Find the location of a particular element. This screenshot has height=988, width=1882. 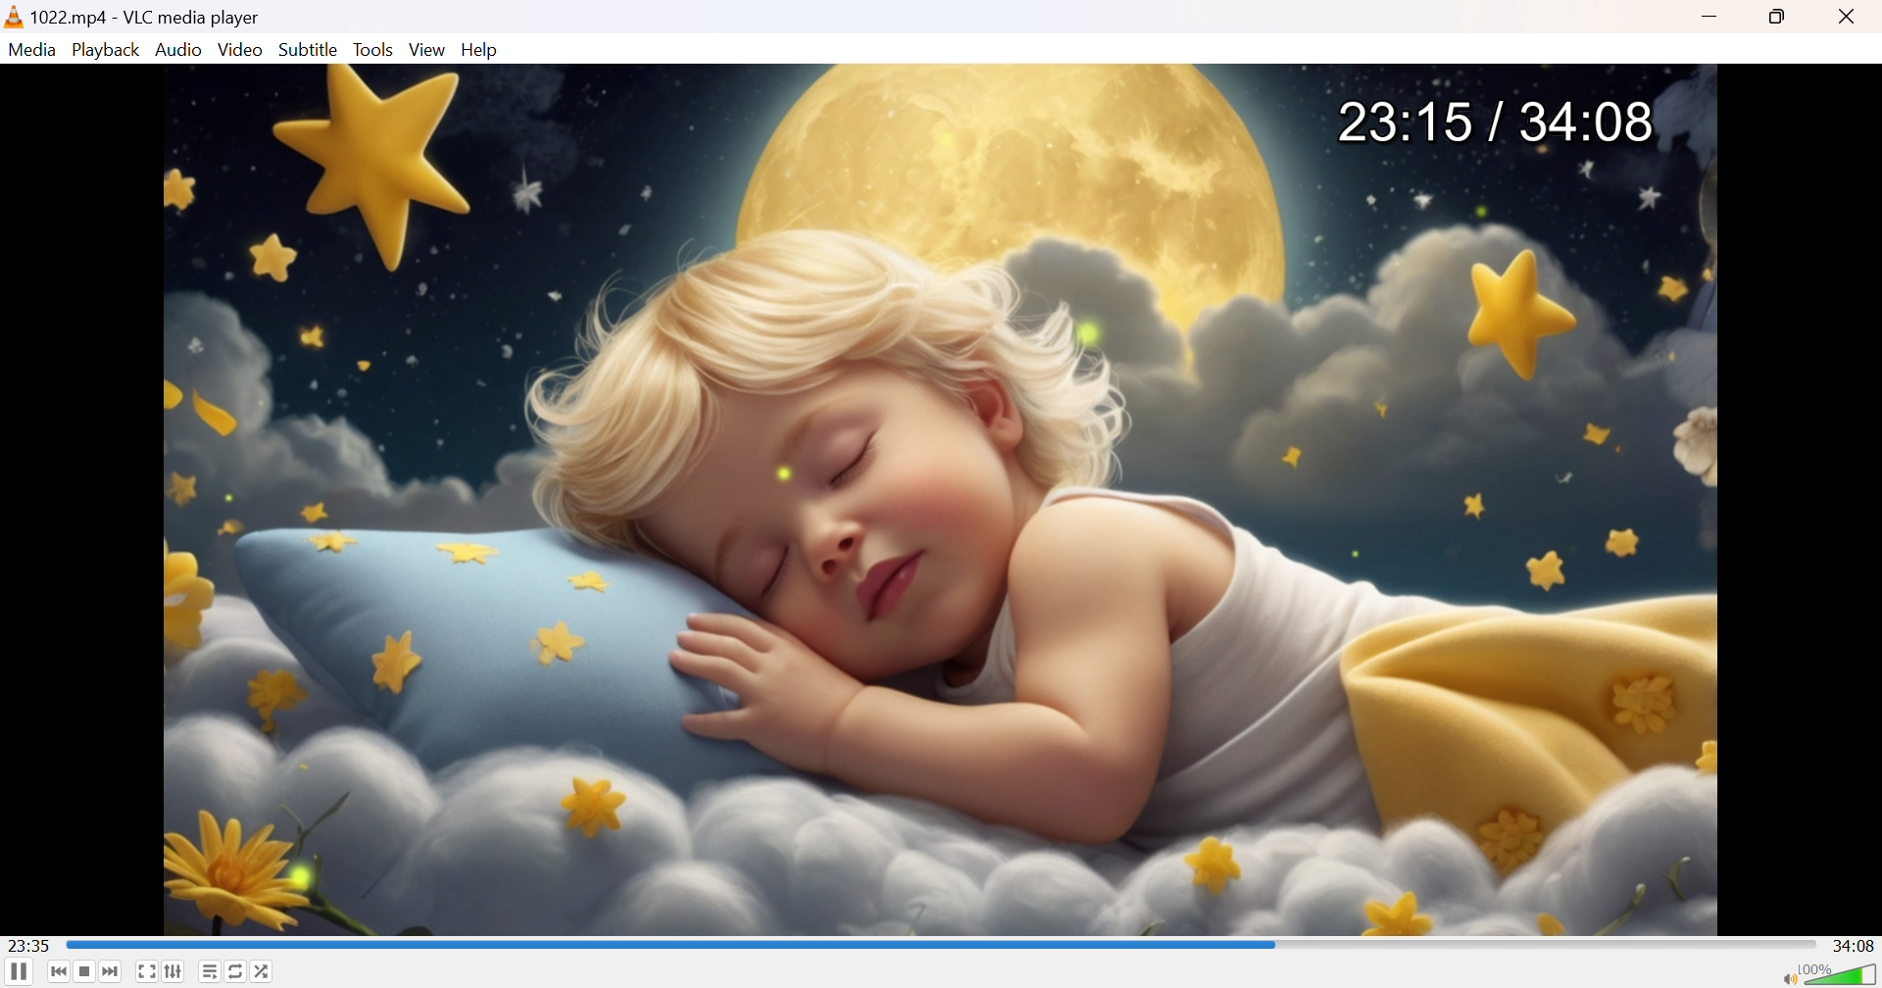

Pause the playback is located at coordinates (18, 974).